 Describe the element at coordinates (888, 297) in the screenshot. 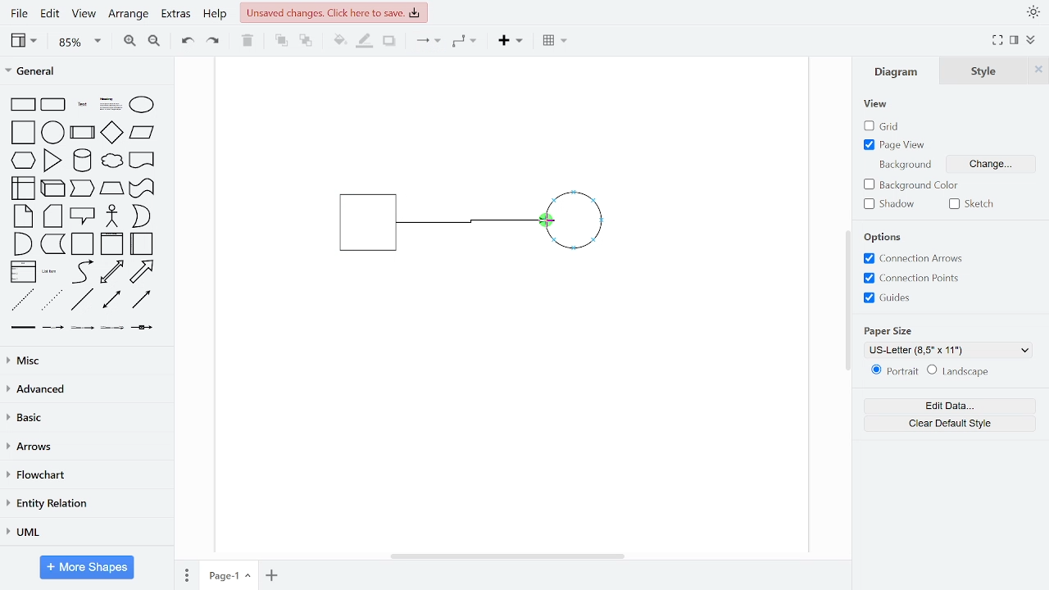

I see `guides` at that location.